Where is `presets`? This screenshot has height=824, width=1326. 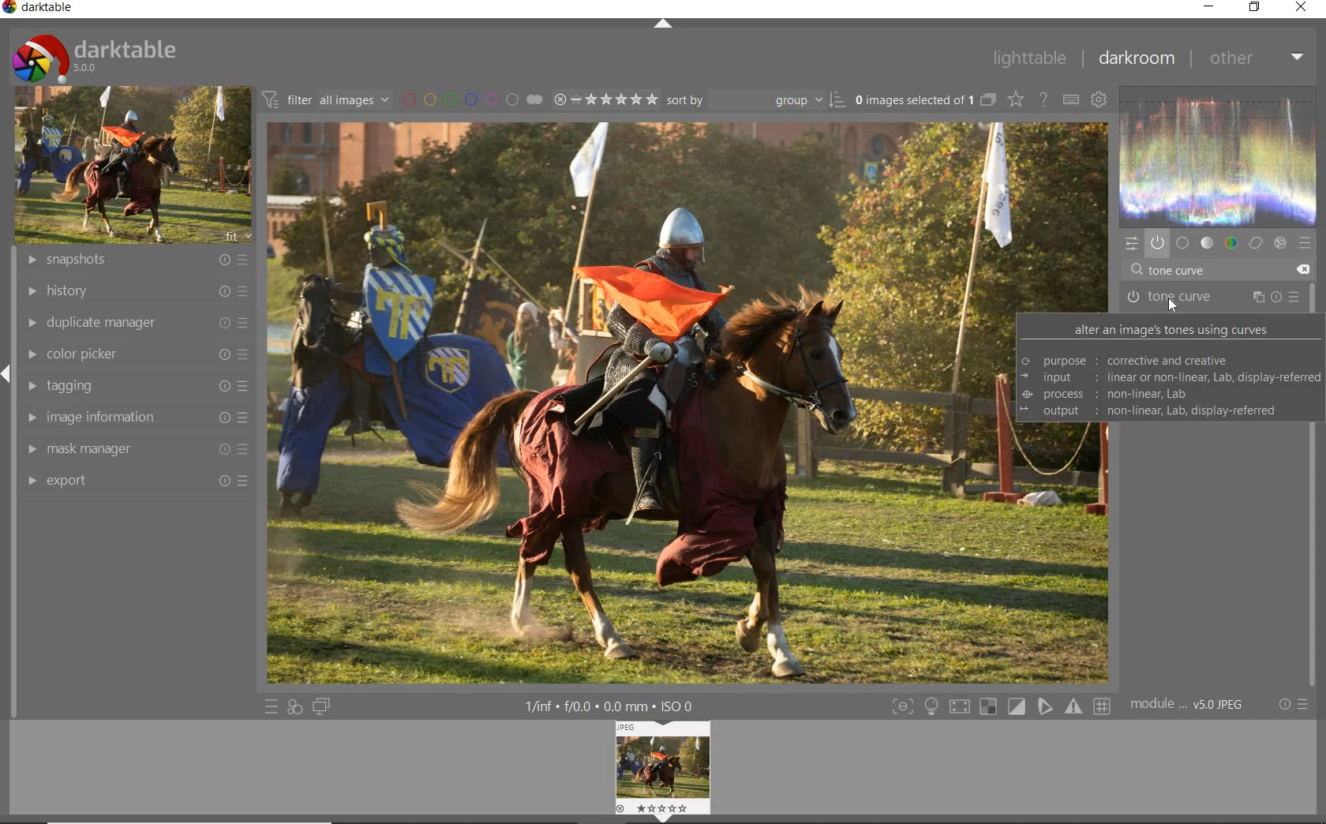
presets is located at coordinates (1305, 244).